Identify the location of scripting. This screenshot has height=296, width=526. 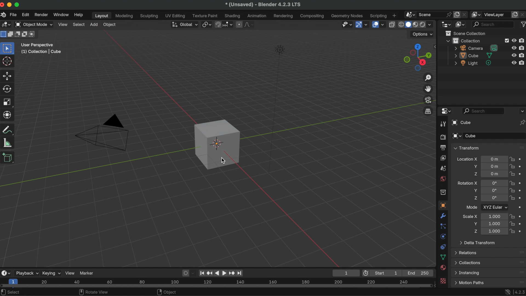
(378, 16).